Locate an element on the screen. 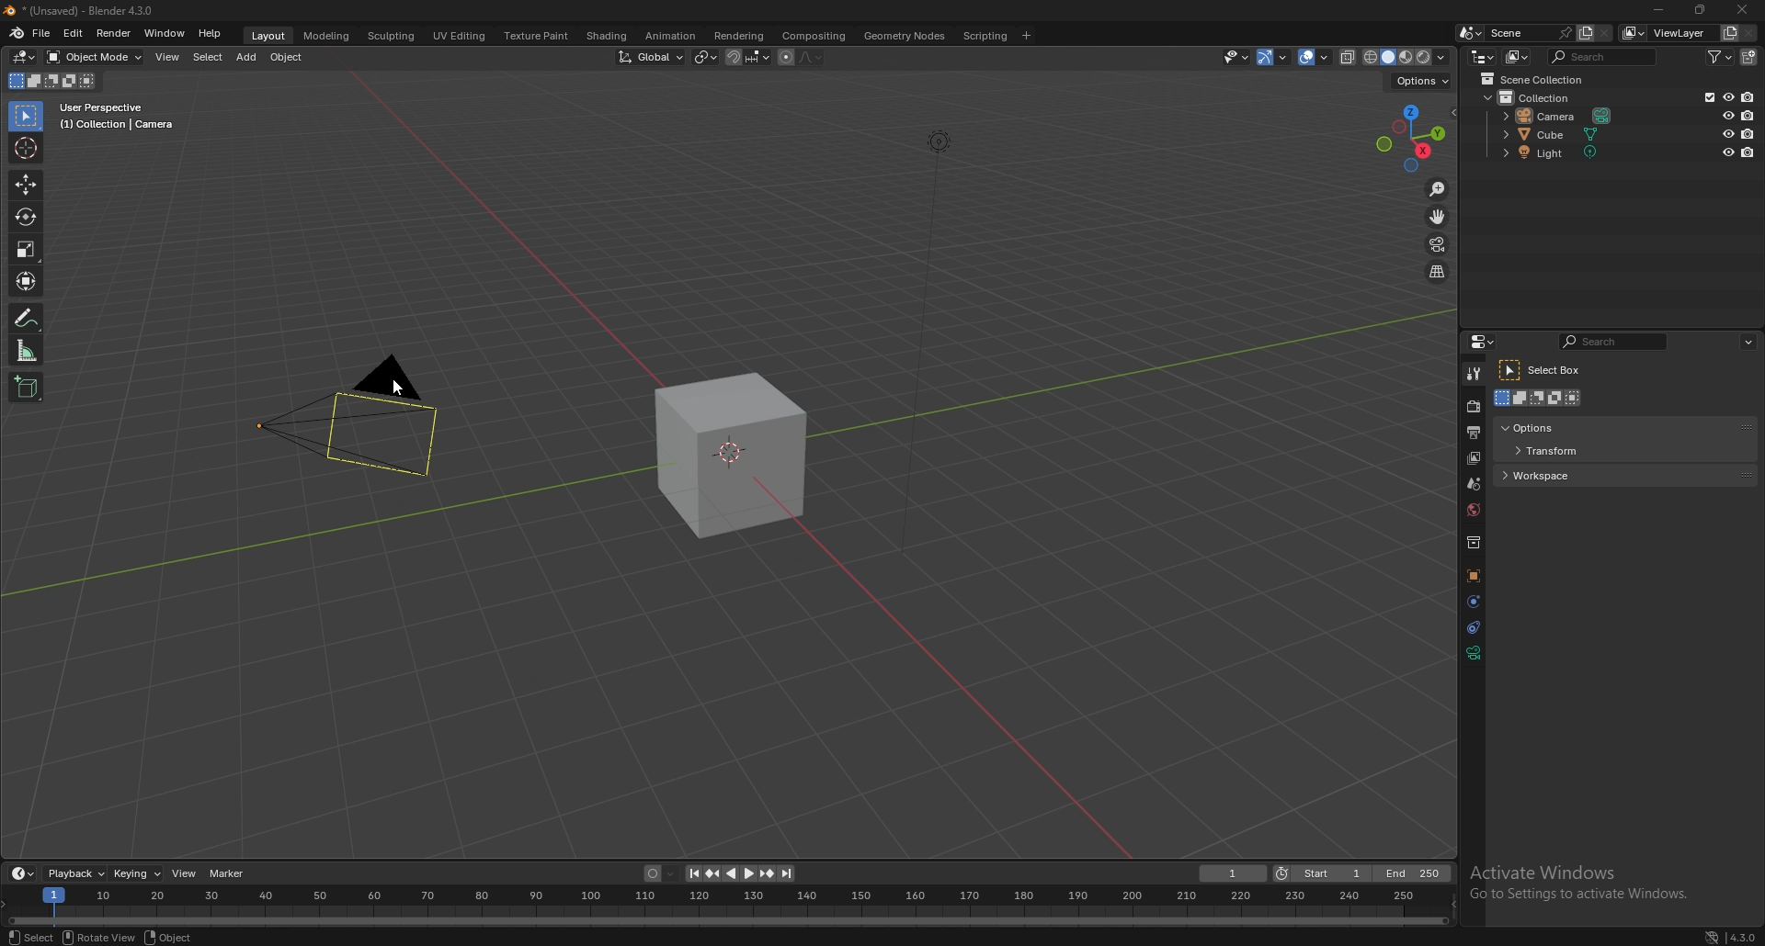 The width and height of the screenshot is (1765, 946). browse scene is located at coordinates (1468, 33).